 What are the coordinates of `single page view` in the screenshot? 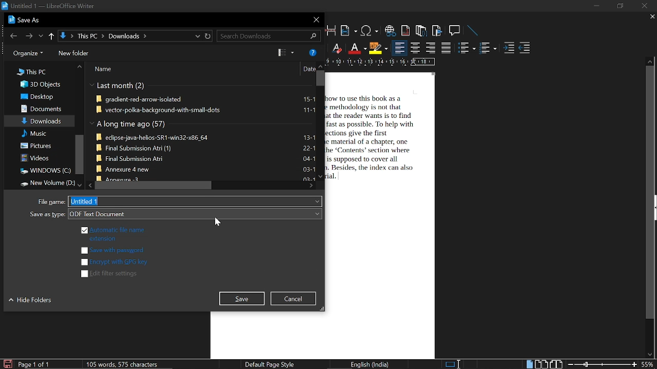 It's located at (529, 364).